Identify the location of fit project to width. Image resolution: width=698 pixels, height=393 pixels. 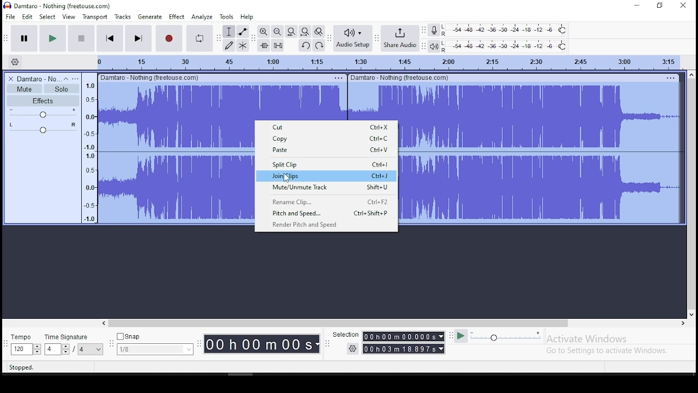
(305, 32).